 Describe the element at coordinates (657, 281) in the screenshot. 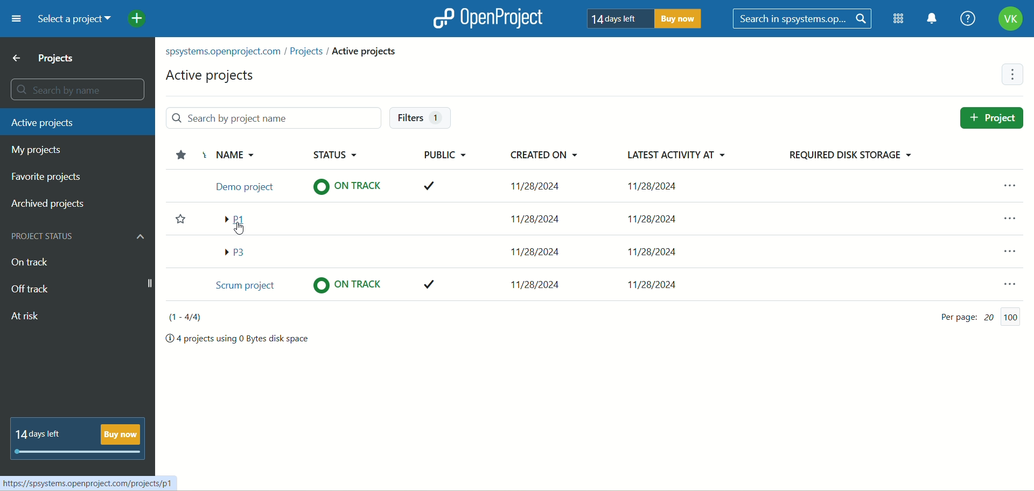

I see `11/28/2024` at that location.